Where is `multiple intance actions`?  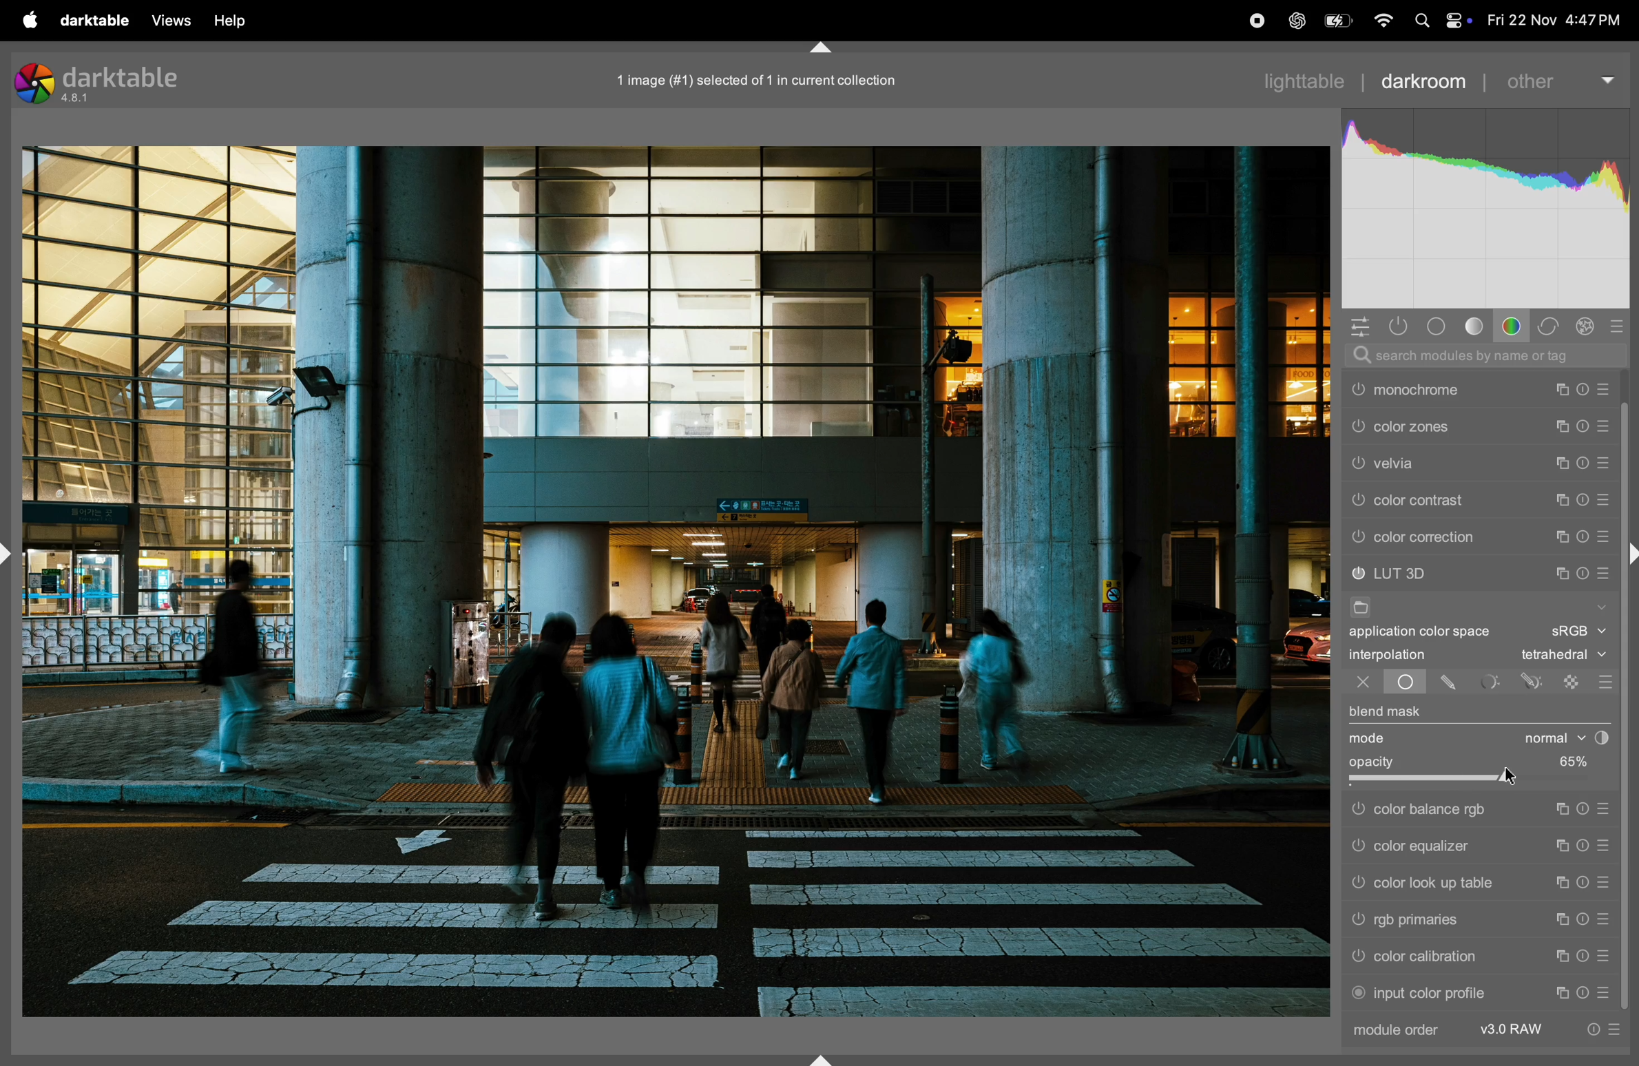 multiple intance actions is located at coordinates (1563, 495).